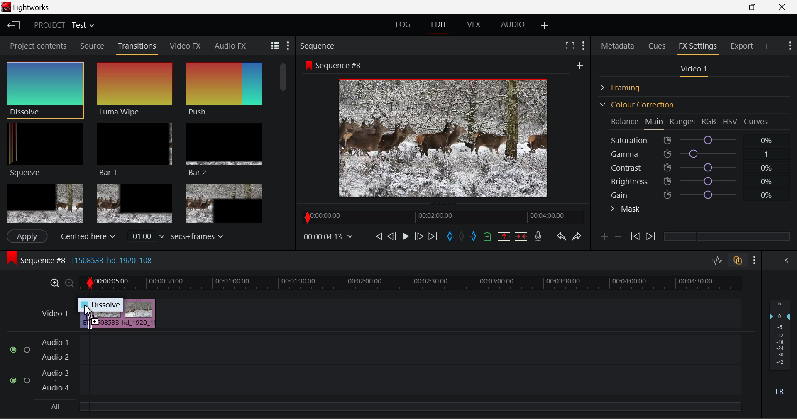  Describe the element at coordinates (626, 121) in the screenshot. I see `Balance Section` at that location.